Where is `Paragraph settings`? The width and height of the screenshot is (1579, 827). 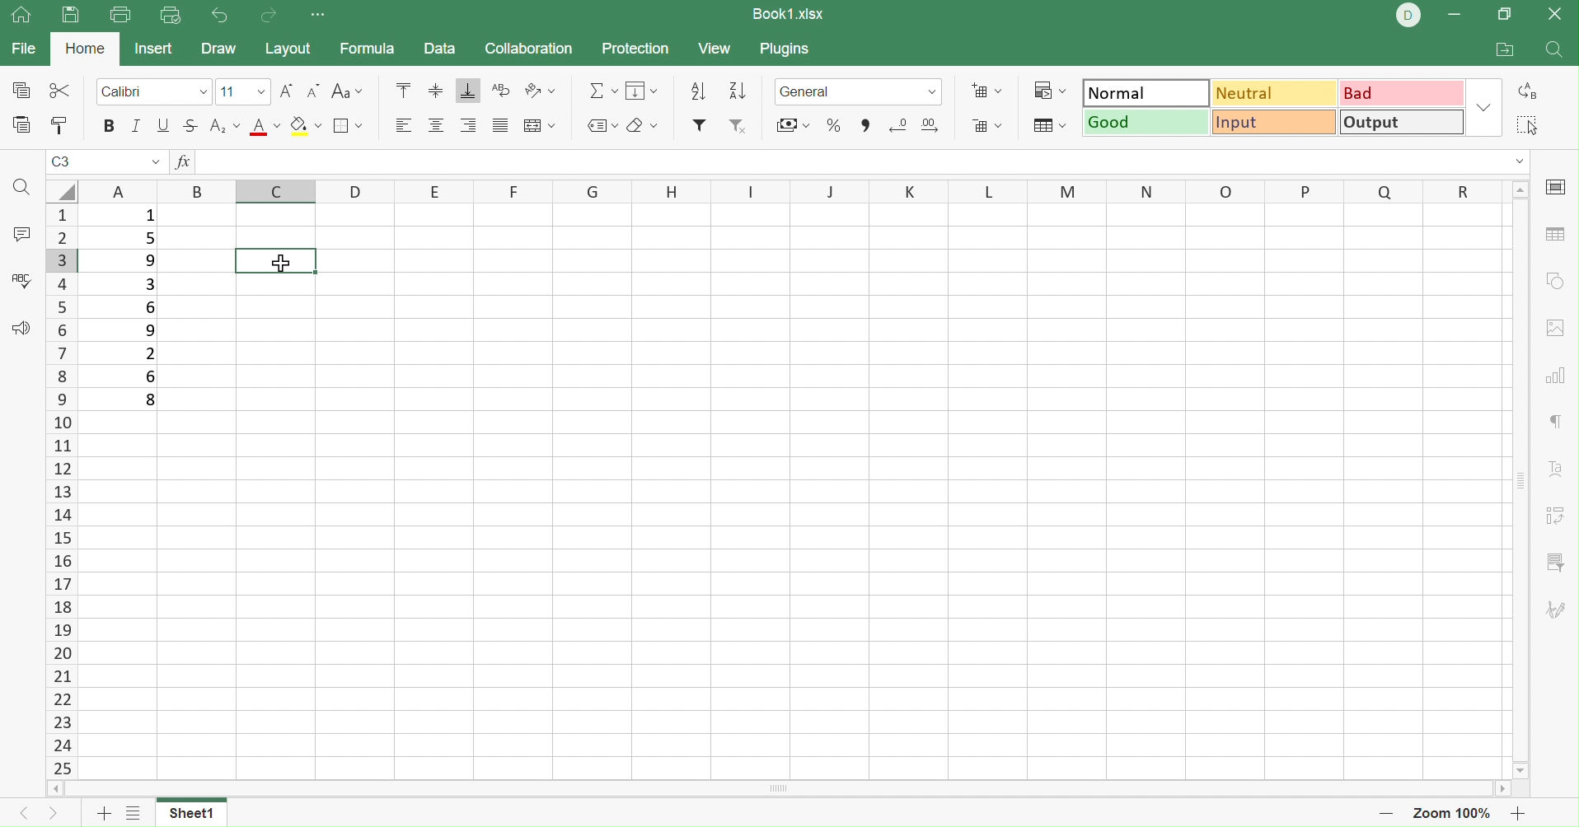
Paragraph settings is located at coordinates (1559, 422).